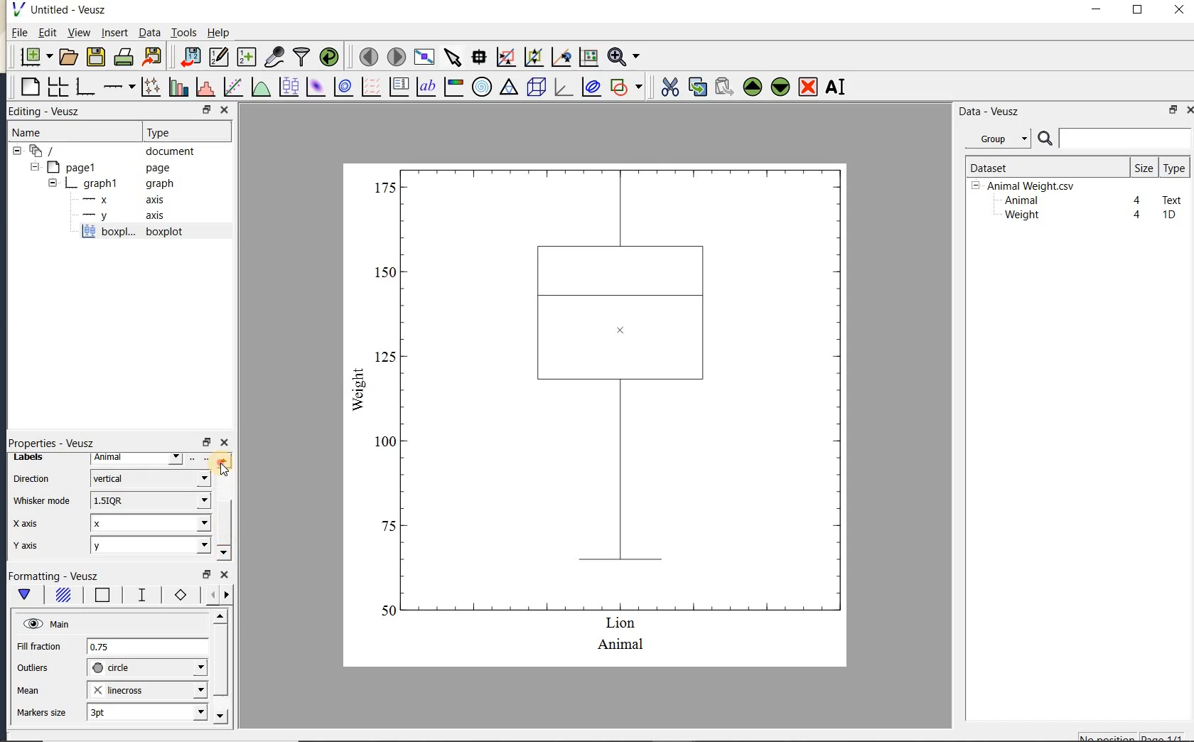 The height and width of the screenshot is (742, 1194). What do you see at coordinates (149, 500) in the screenshot?
I see `1.5QR` at bounding box center [149, 500].